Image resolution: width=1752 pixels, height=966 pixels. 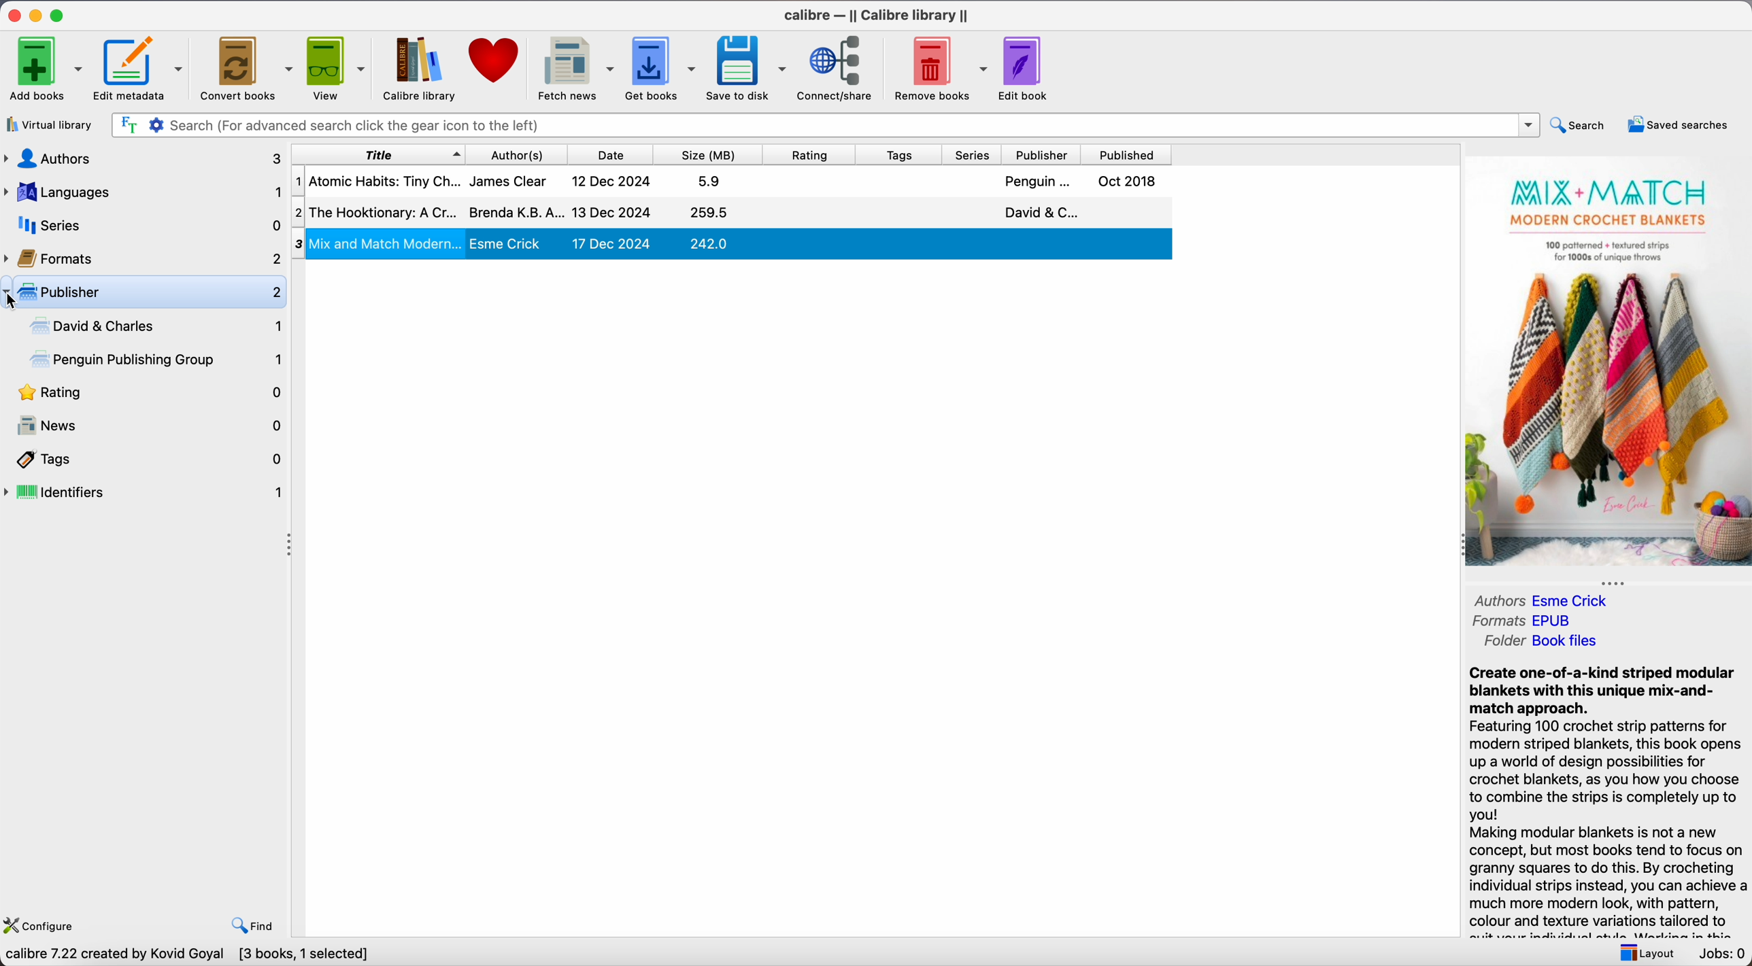 I want to click on languages, so click(x=141, y=192).